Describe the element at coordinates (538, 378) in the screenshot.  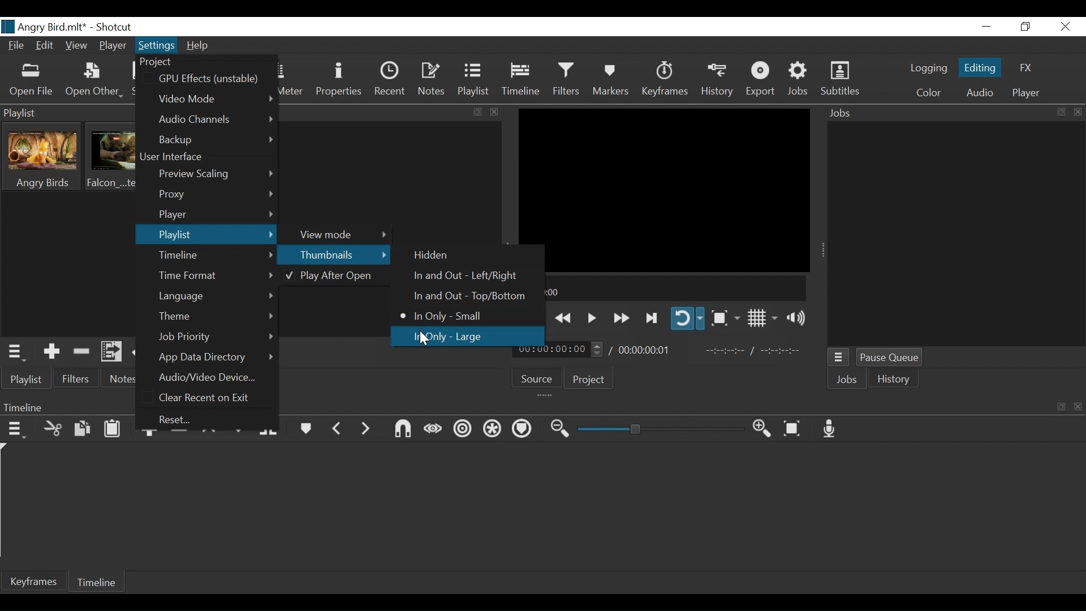
I see `Source` at that location.